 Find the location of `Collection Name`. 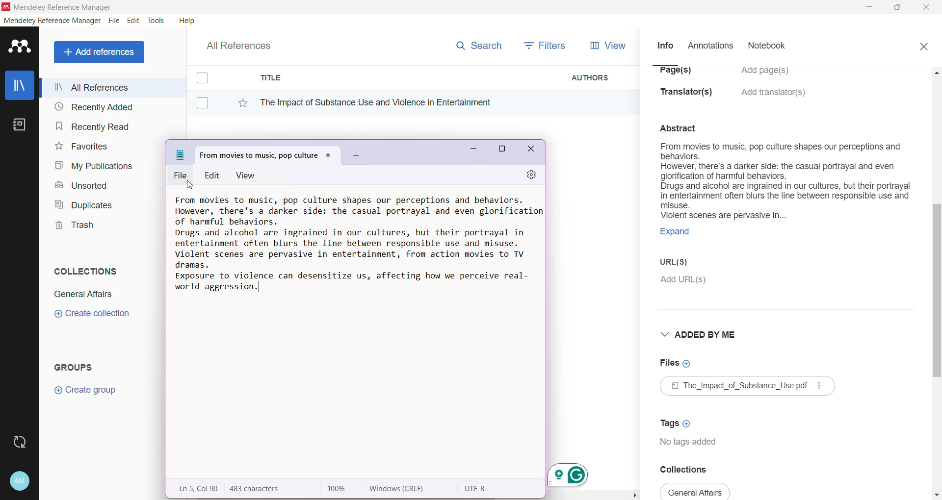

Collection Name is located at coordinates (81, 294).